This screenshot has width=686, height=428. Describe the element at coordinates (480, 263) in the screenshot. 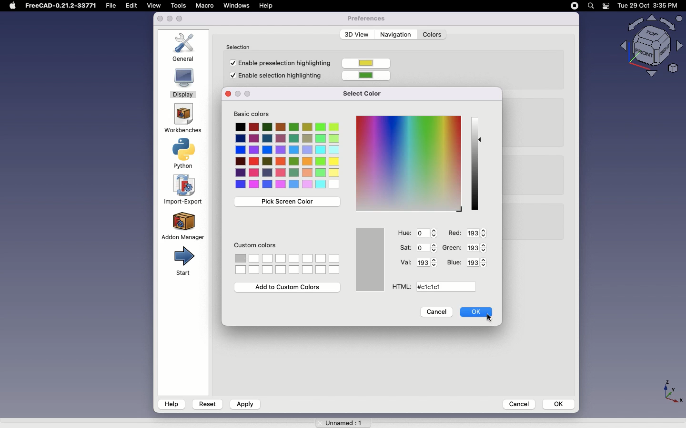

I see `193` at that location.